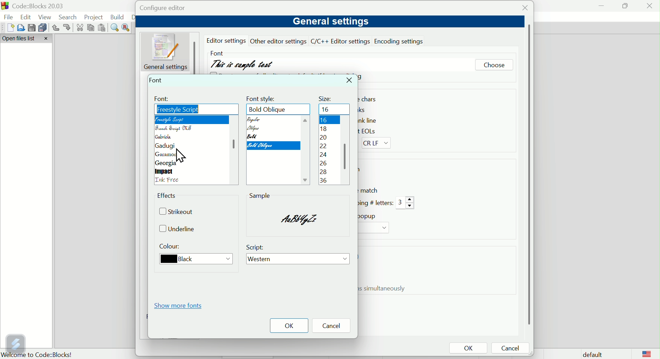 This screenshot has height=359, width=660. What do you see at coordinates (169, 181) in the screenshot?
I see `language` at bounding box center [169, 181].